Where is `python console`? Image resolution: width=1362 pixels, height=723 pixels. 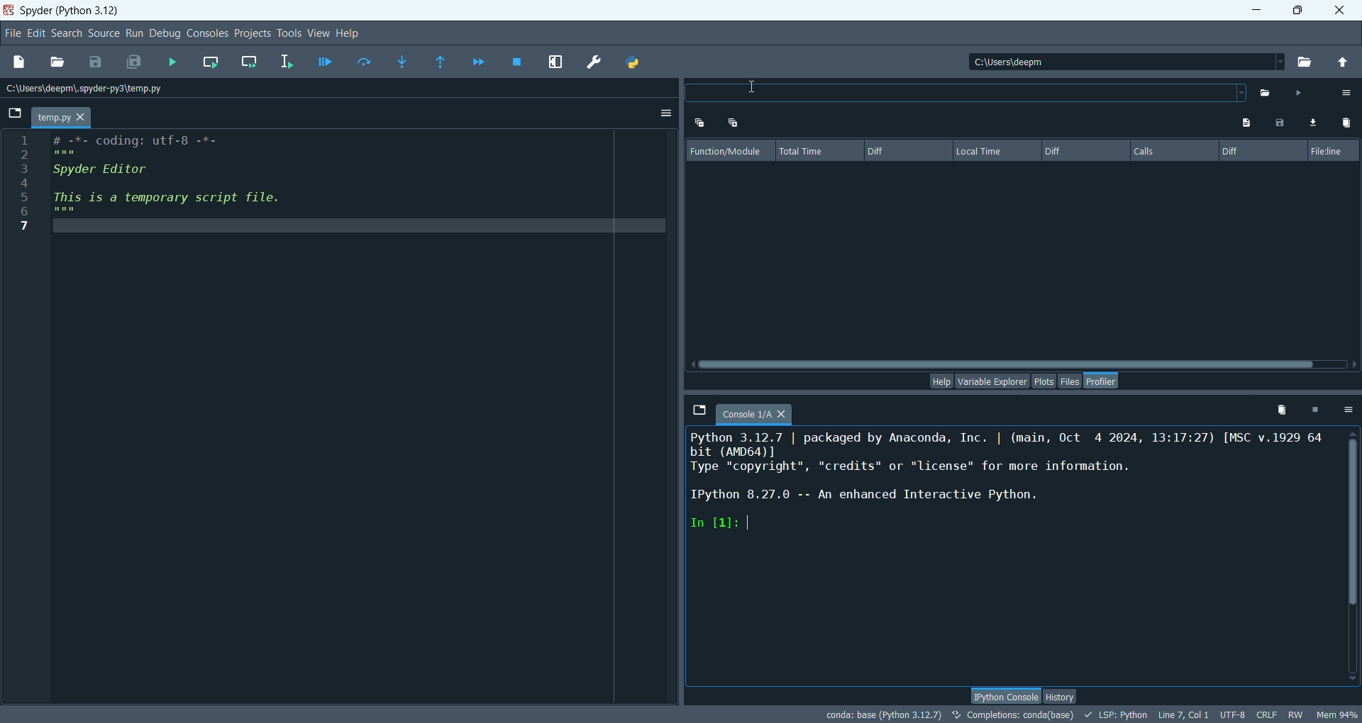
python console is located at coordinates (1004, 694).